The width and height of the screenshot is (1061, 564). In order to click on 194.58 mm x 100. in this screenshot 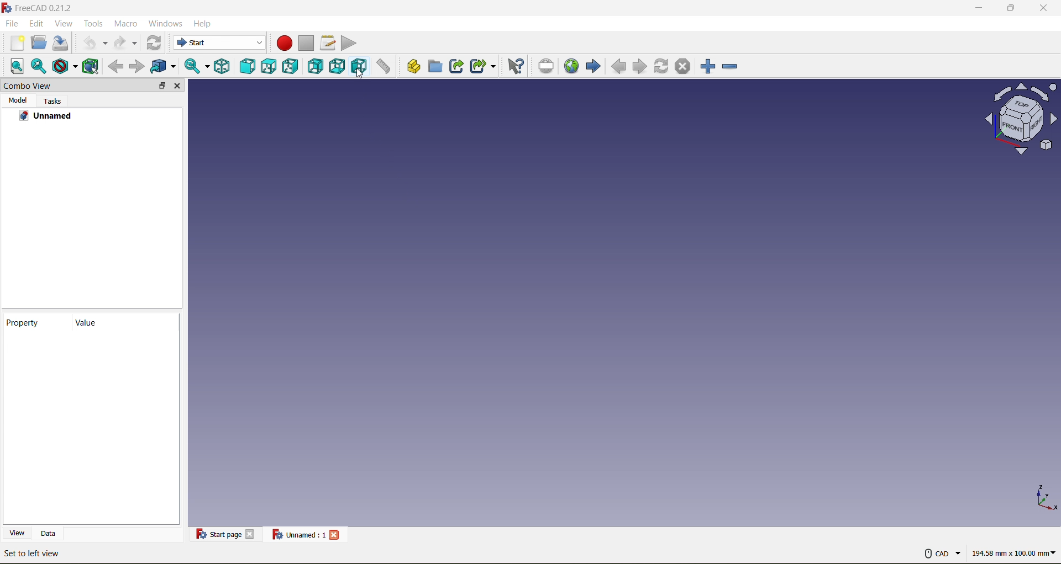, I will do `click(1015, 551)`.